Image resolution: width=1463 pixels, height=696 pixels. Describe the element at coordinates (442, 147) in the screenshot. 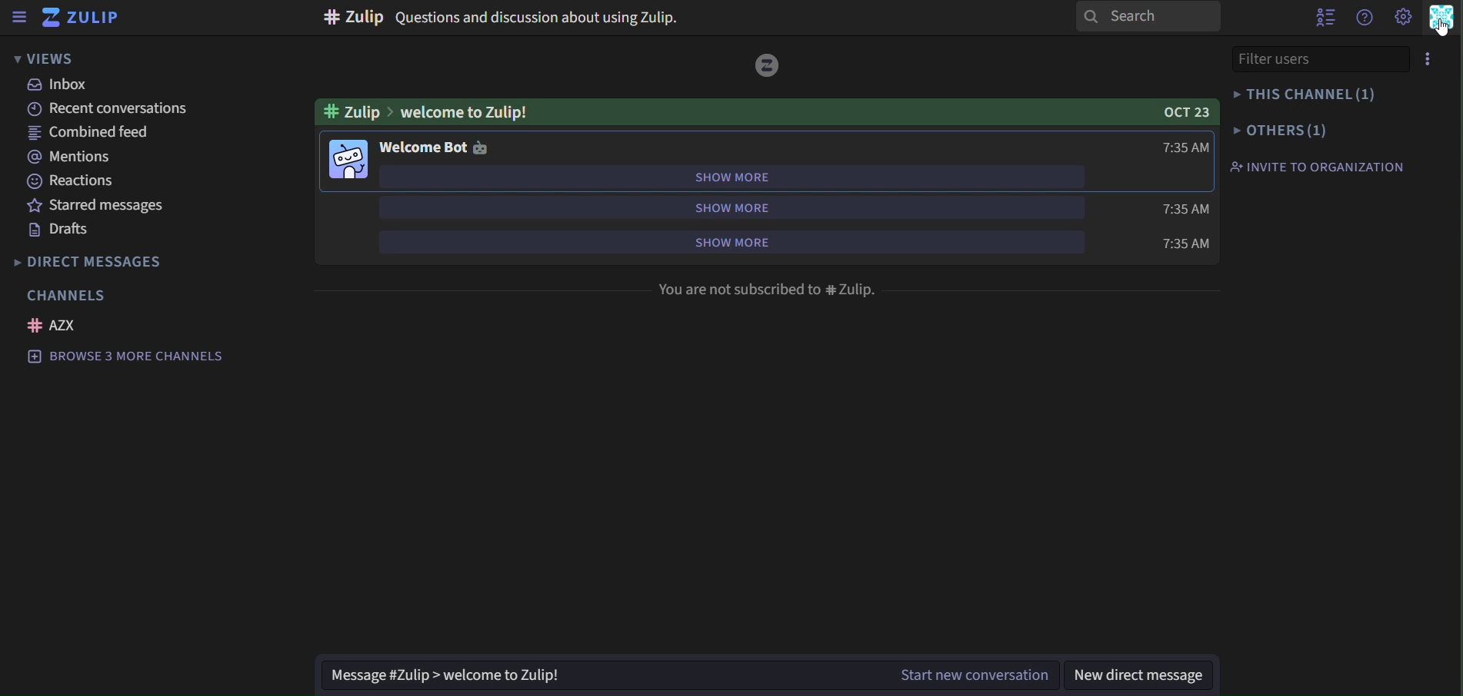

I see `welcome bot` at that location.